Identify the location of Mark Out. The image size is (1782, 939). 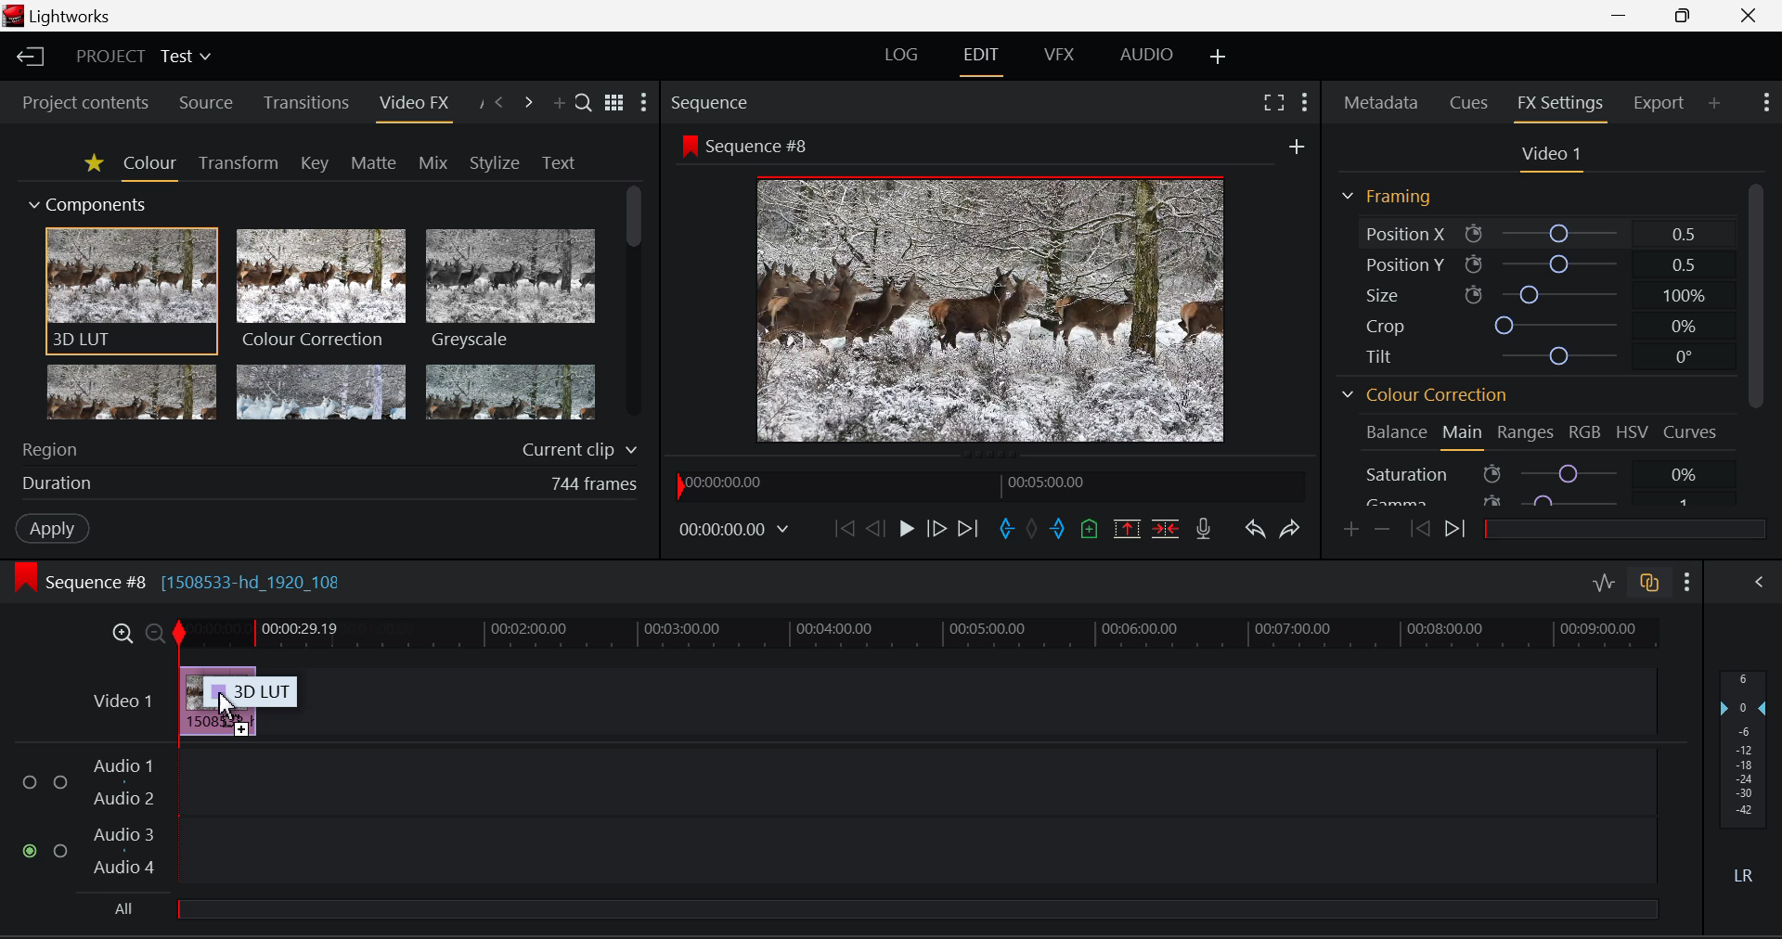
(1058, 529).